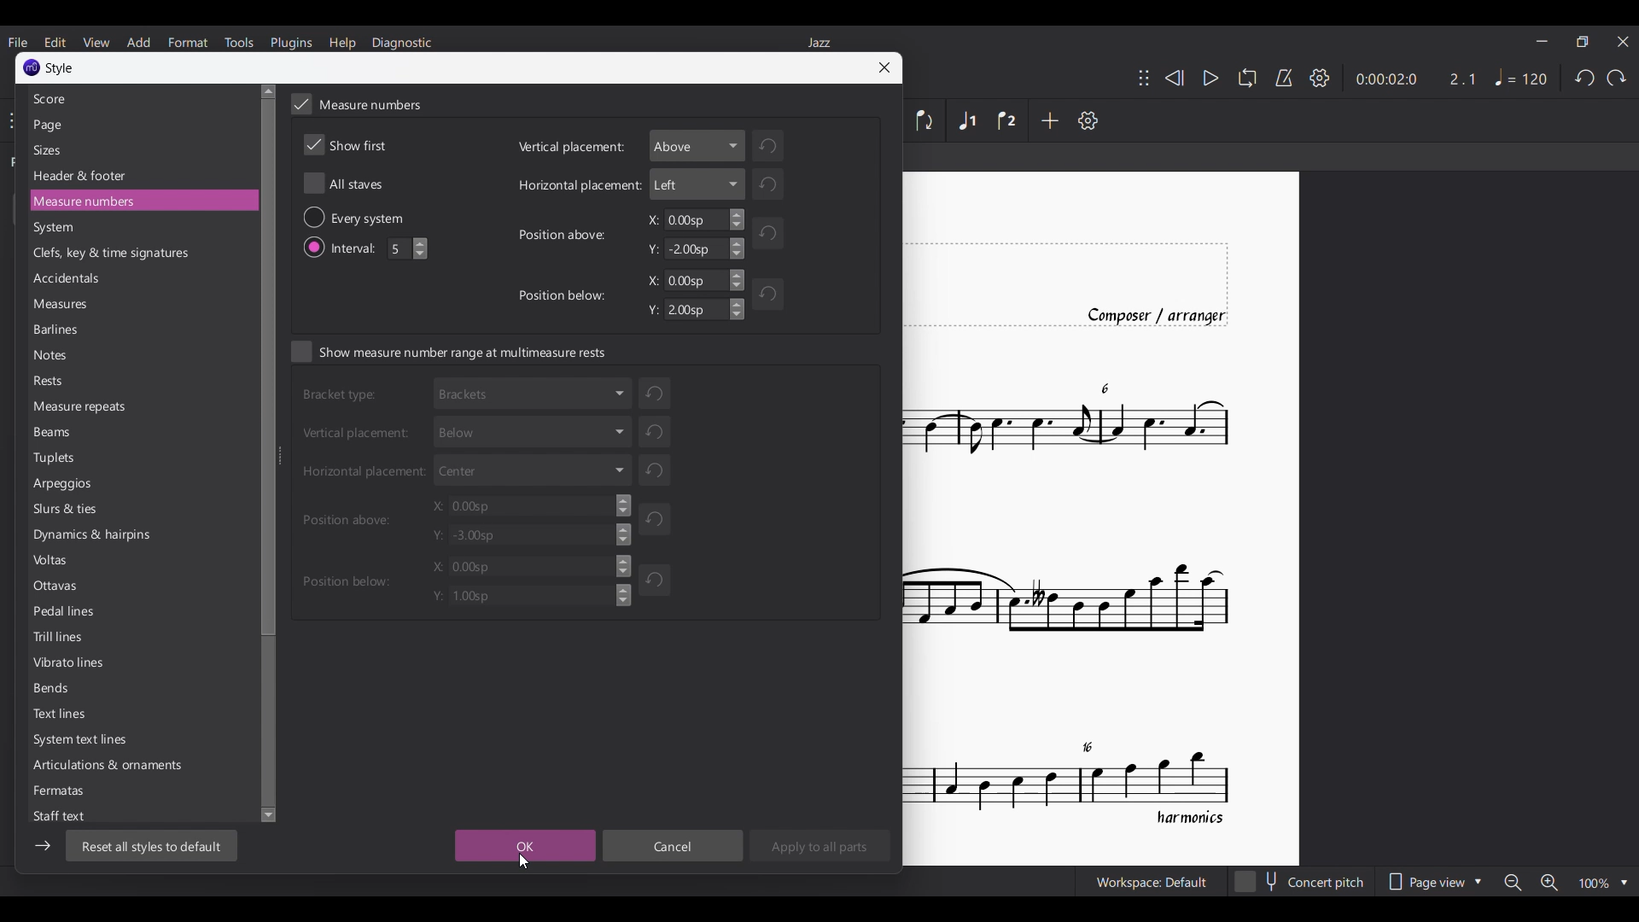 The width and height of the screenshot is (1639, 922). I want to click on Intervat, so click(358, 247).